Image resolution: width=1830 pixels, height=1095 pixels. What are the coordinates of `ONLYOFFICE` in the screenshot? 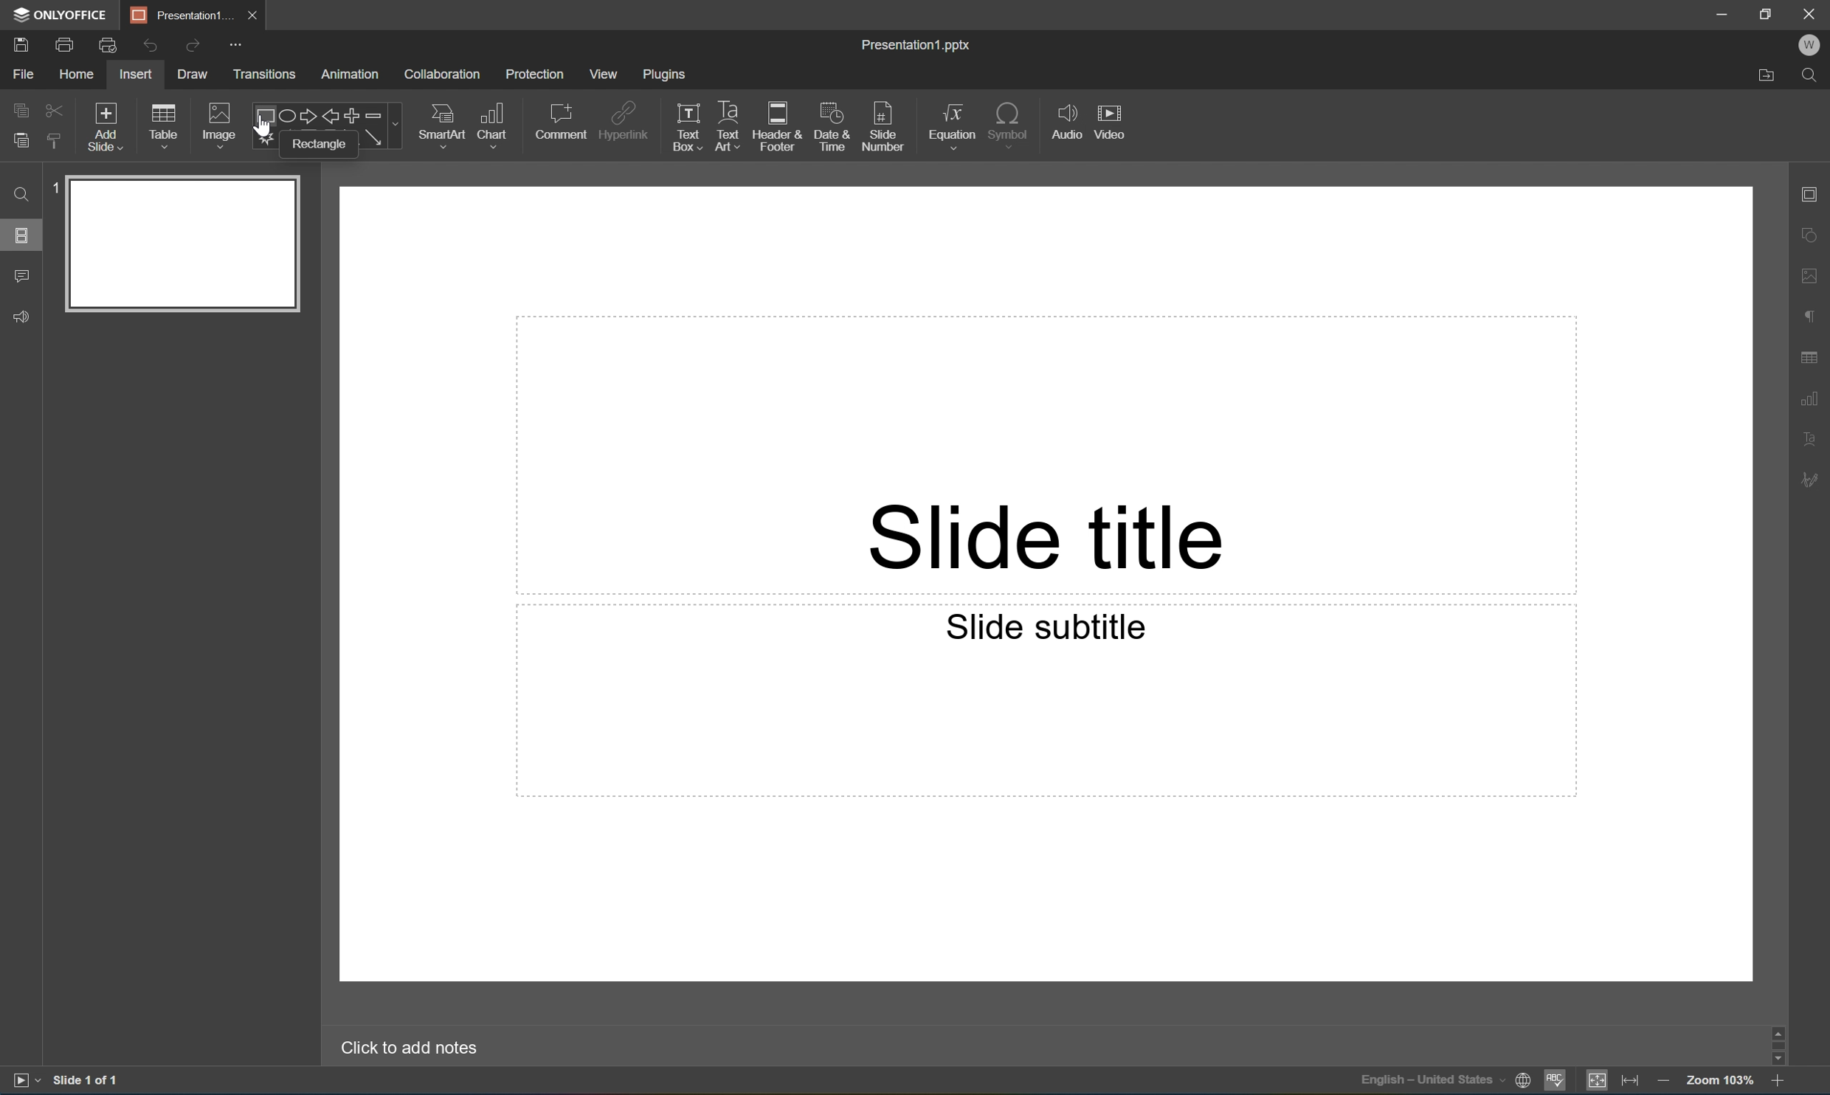 It's located at (63, 14).